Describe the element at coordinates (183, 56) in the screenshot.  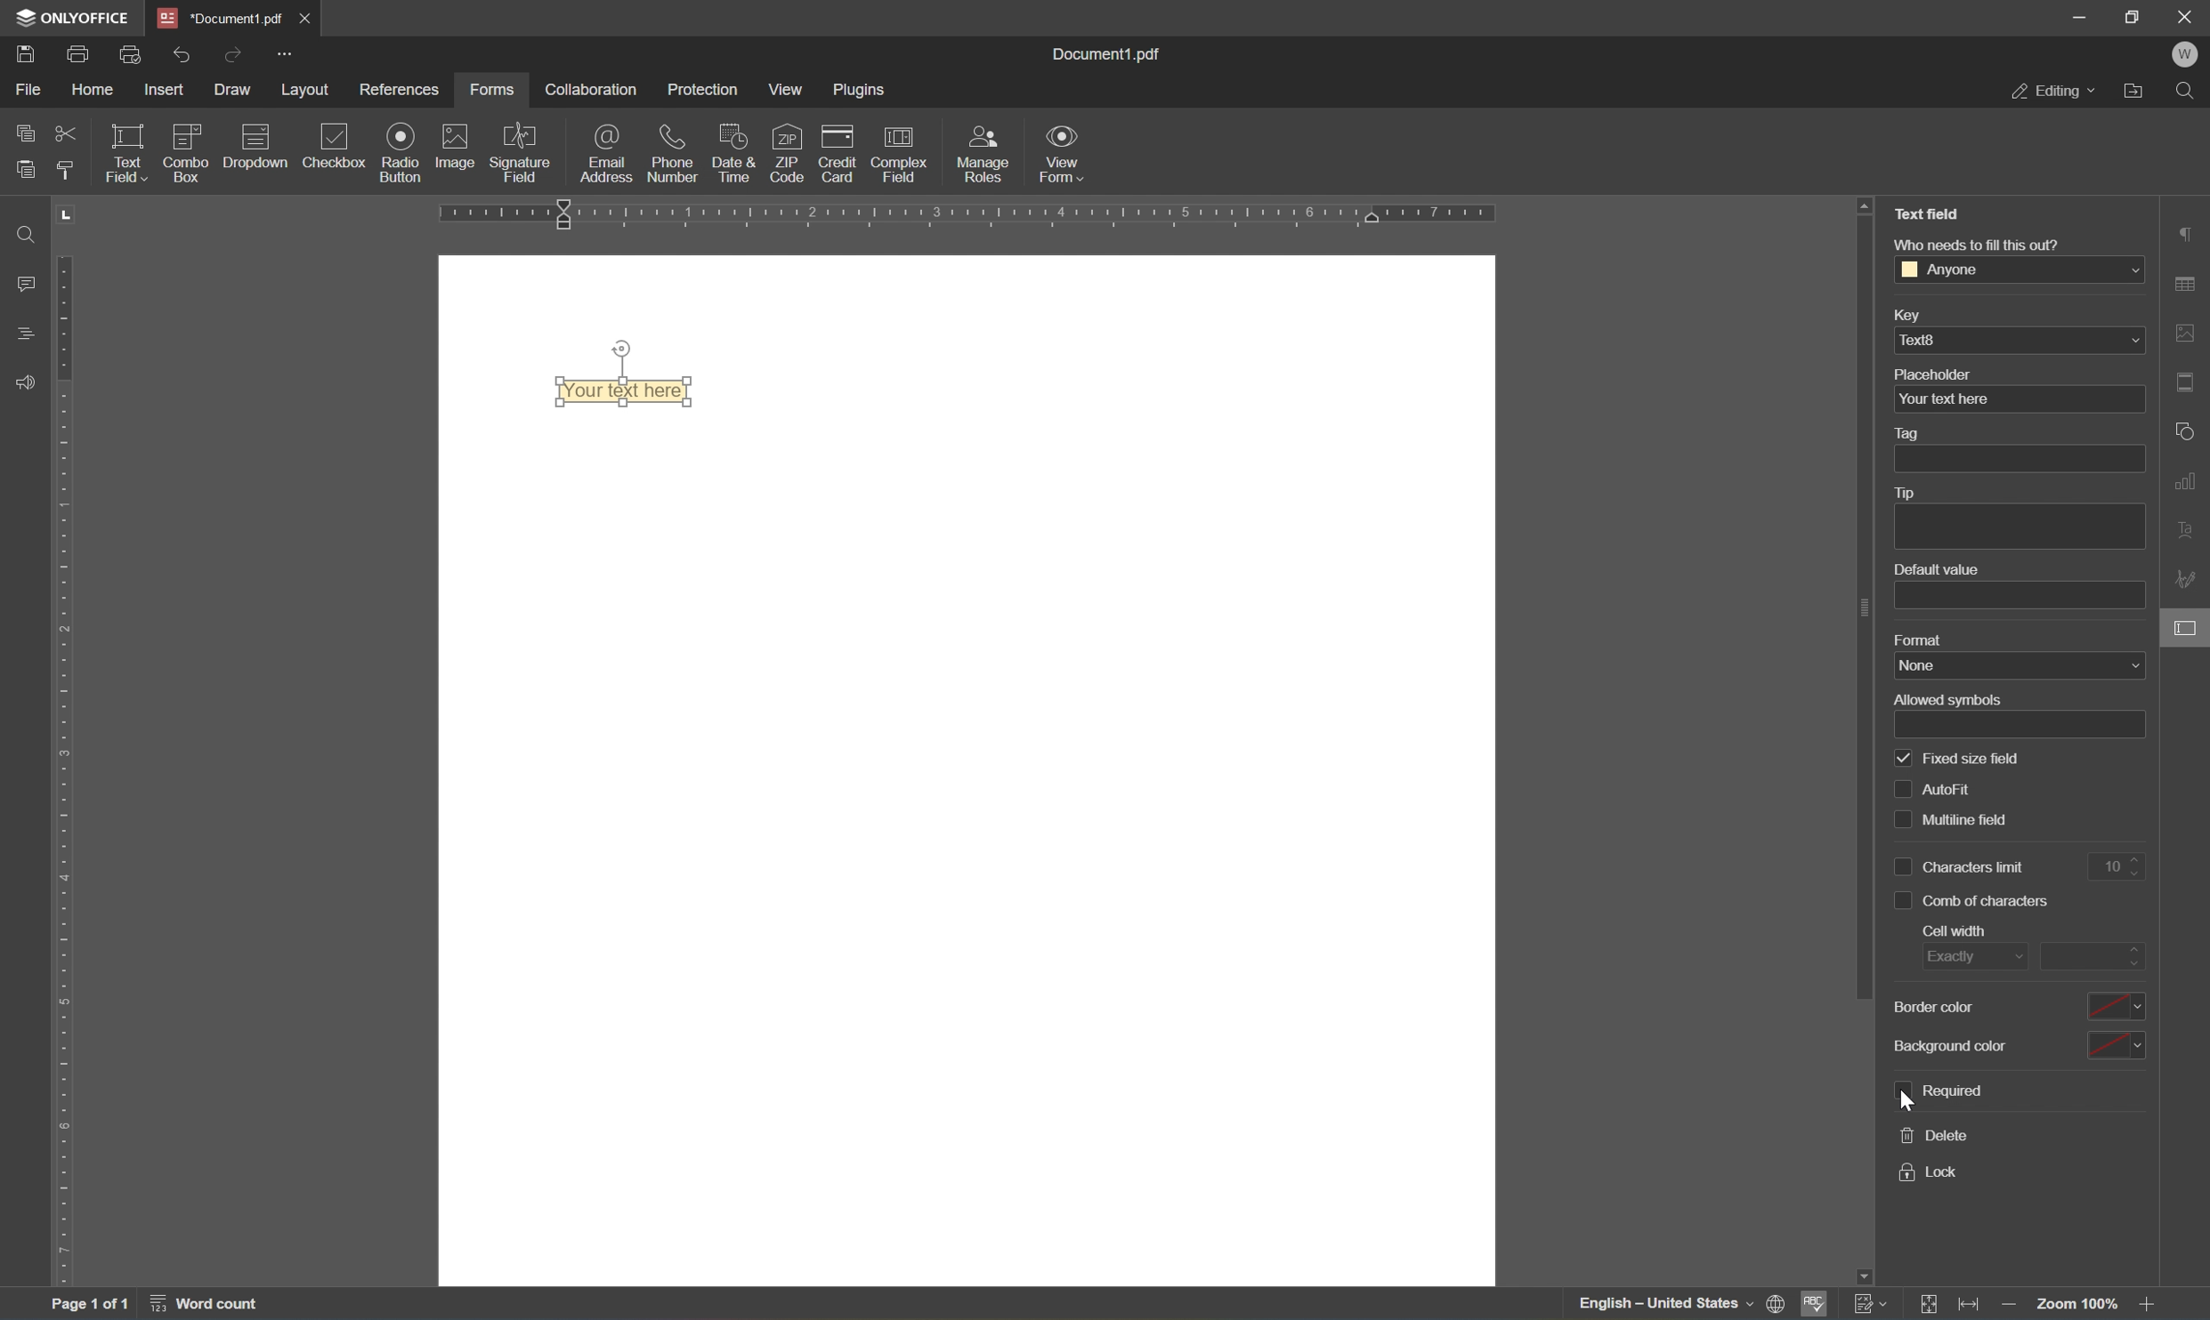
I see `redo` at that location.